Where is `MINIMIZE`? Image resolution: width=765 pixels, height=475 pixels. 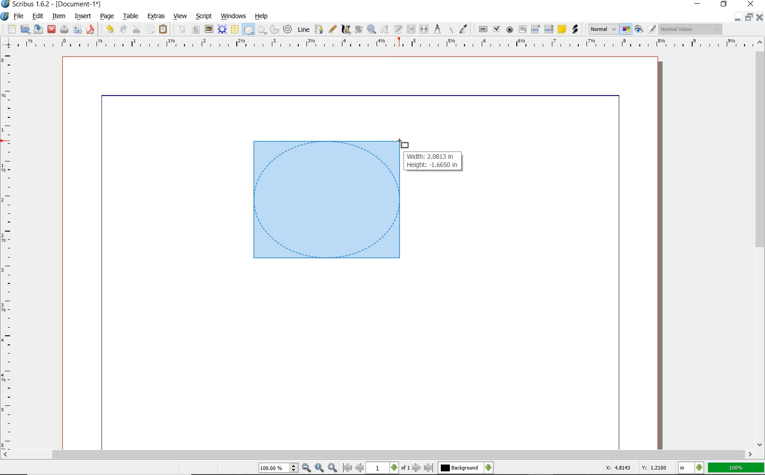
MINIMIZE is located at coordinates (737, 18).